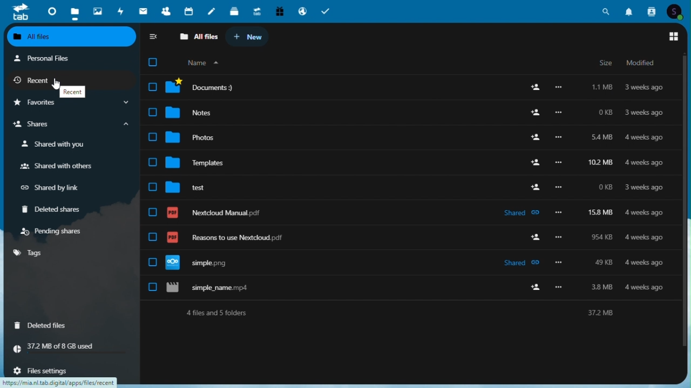 This screenshot has height=388, width=691. I want to click on Photos, so click(98, 11).